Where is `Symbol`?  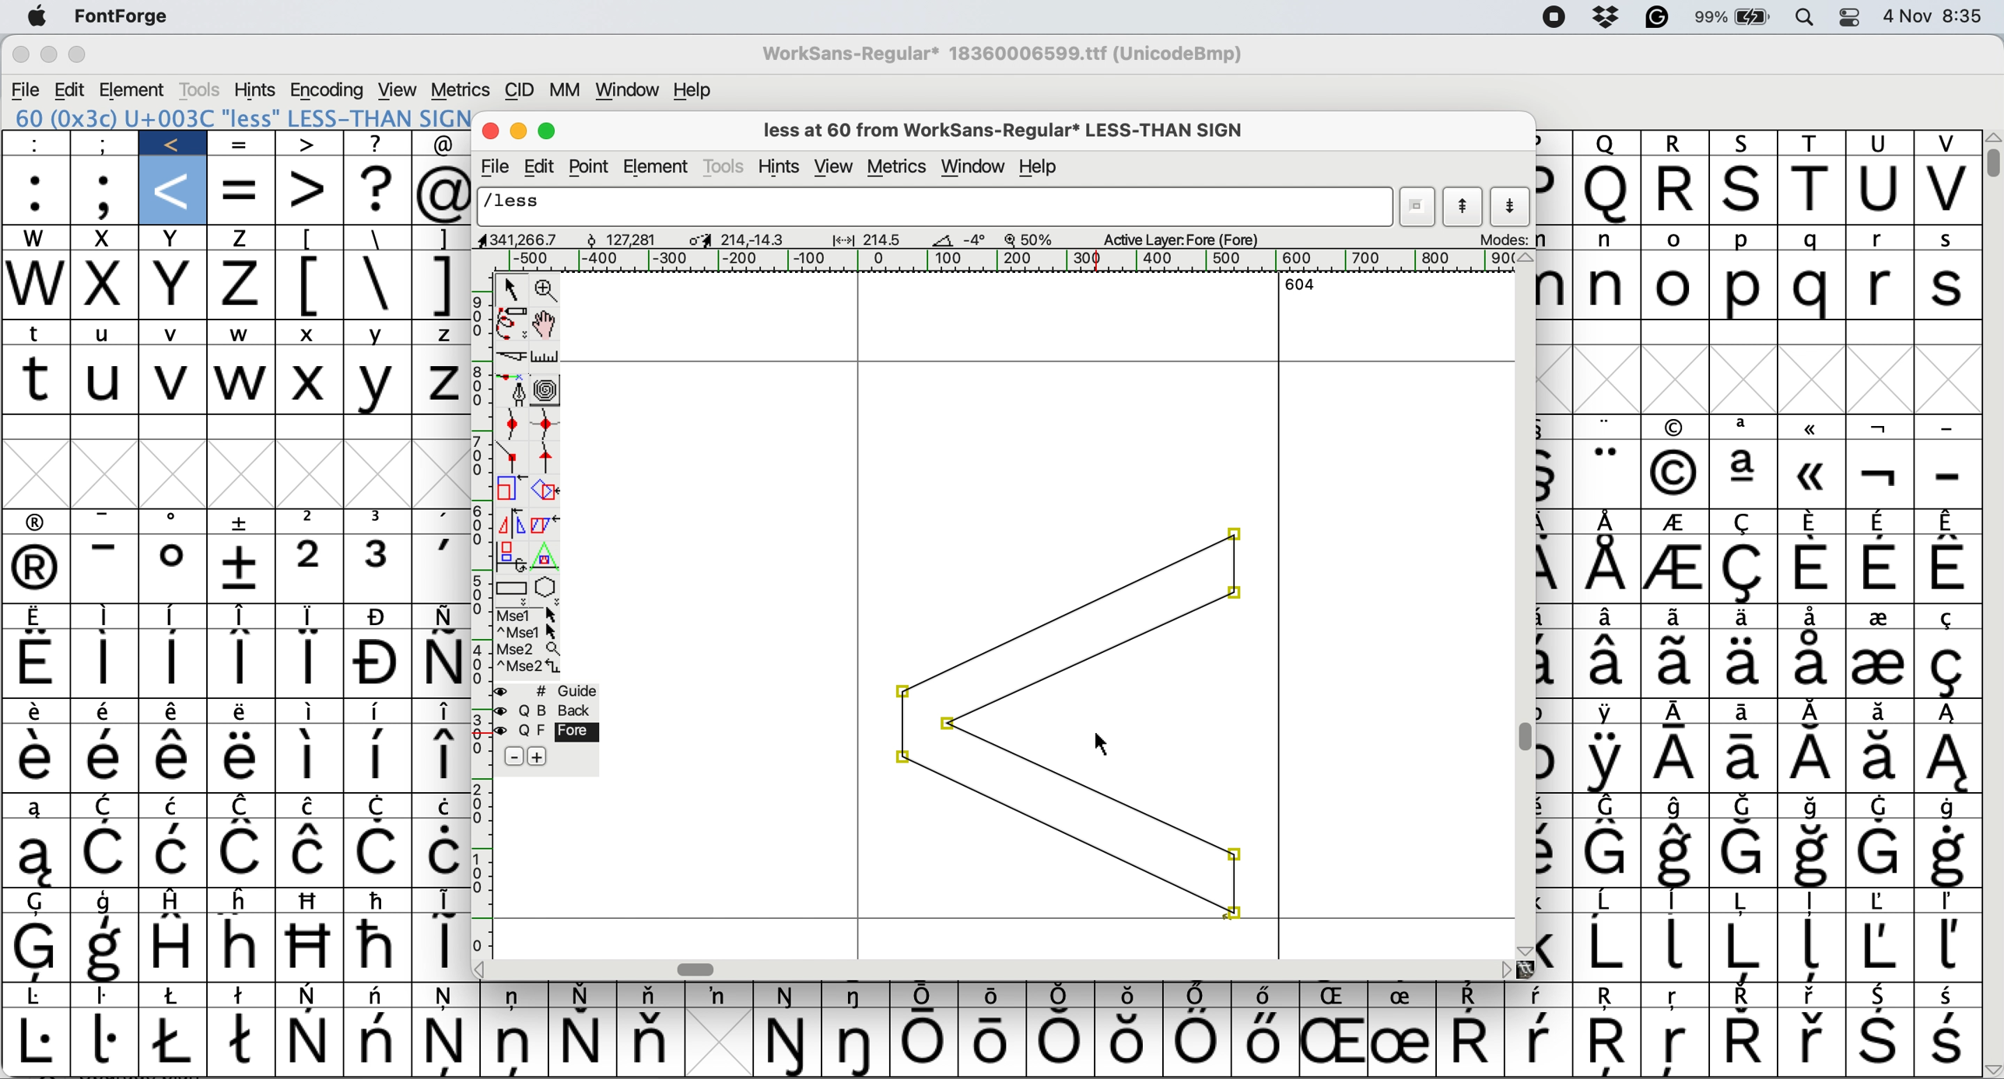
Symbol is located at coordinates (1675, 1046).